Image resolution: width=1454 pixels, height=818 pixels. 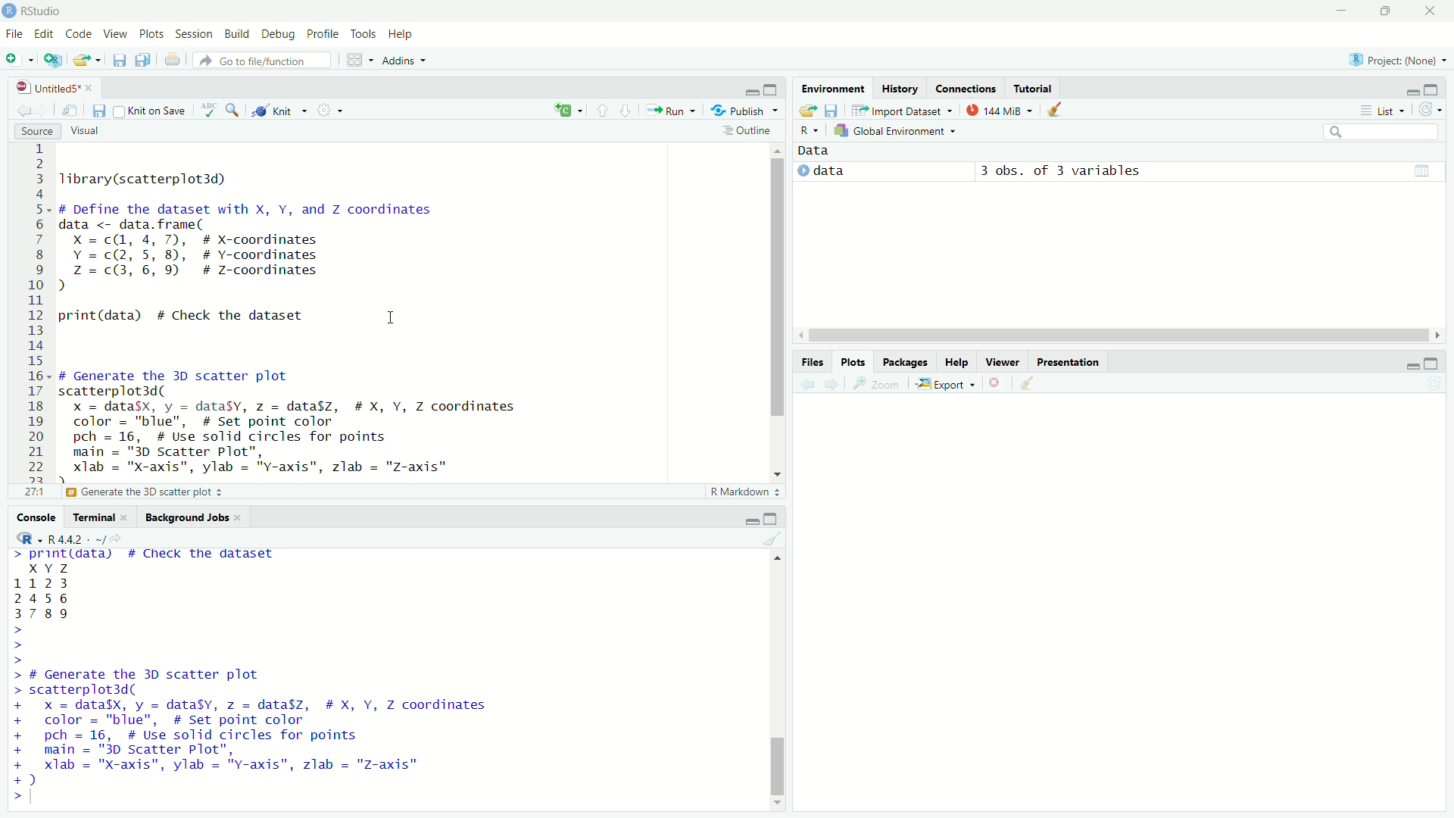 I want to click on close, so click(x=1431, y=11).